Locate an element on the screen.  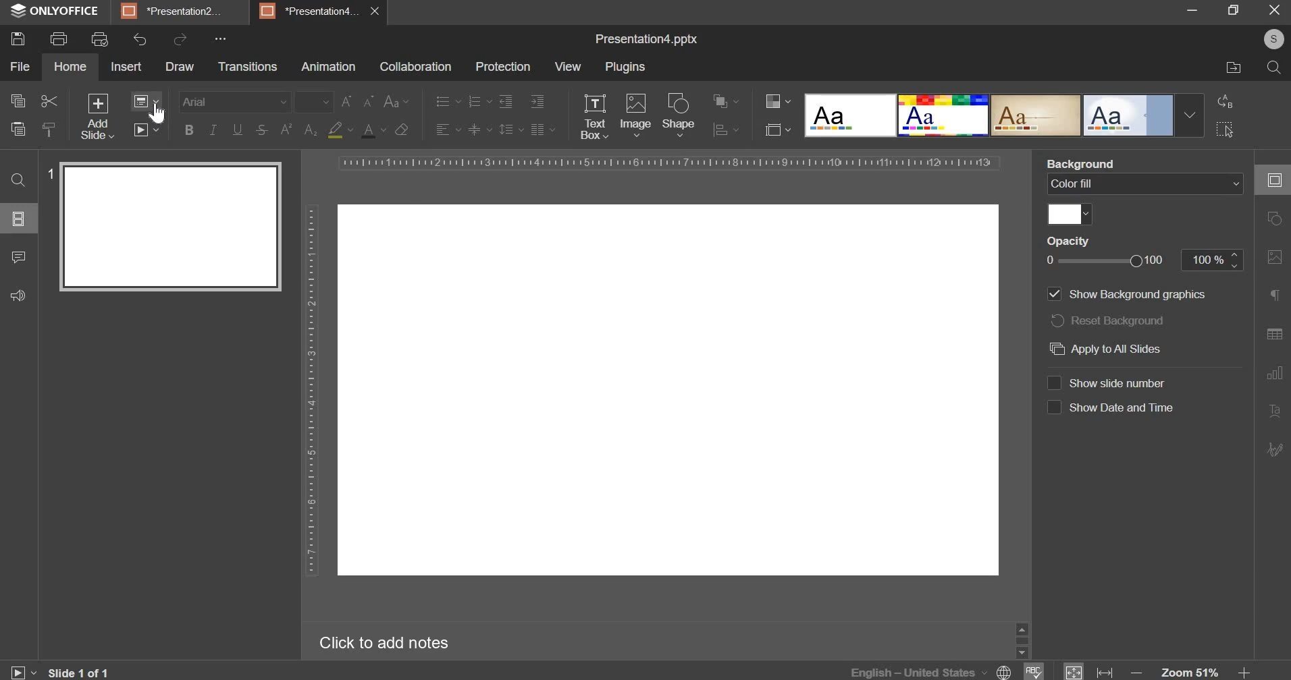
print preview is located at coordinates (99, 39).